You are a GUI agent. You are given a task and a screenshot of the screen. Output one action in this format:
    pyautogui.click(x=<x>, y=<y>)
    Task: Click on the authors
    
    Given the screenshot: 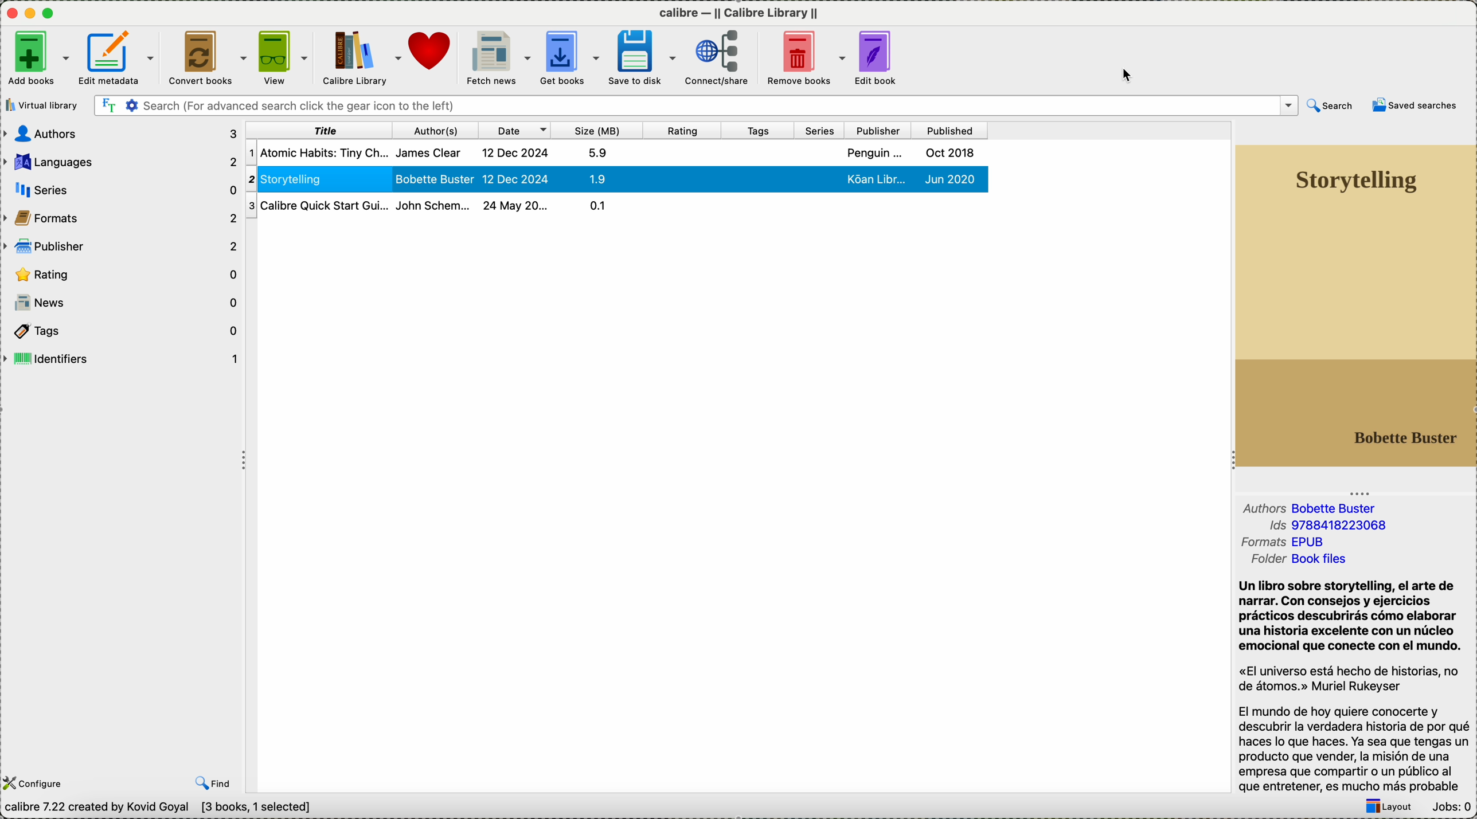 What is the action you would take?
    pyautogui.click(x=121, y=134)
    